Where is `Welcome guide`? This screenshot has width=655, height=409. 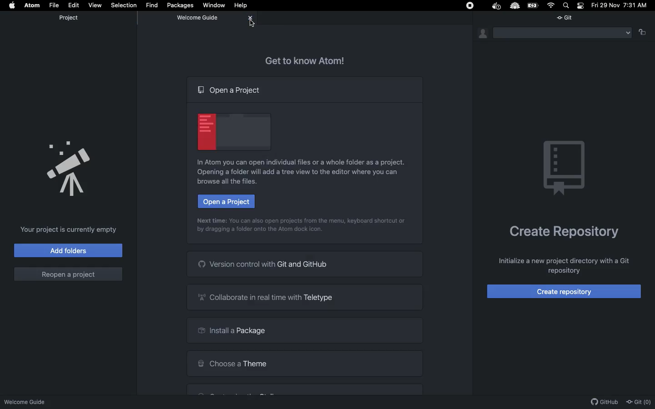 Welcome guide is located at coordinates (197, 18).